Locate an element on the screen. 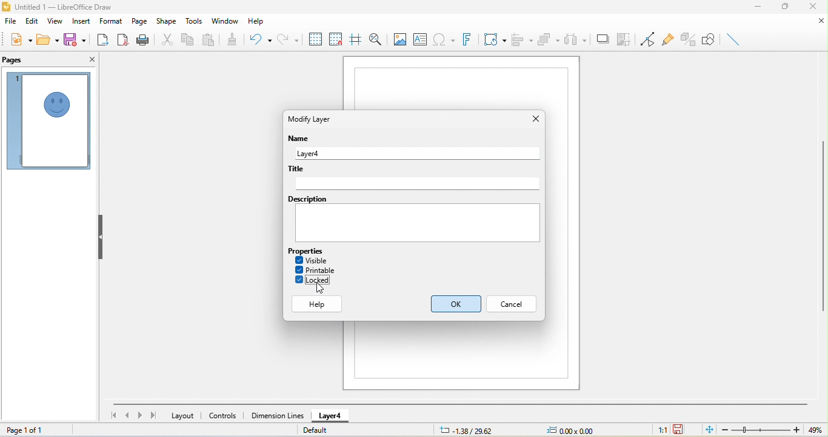 This screenshot has height=437, width=828. hide is located at coordinates (102, 238).